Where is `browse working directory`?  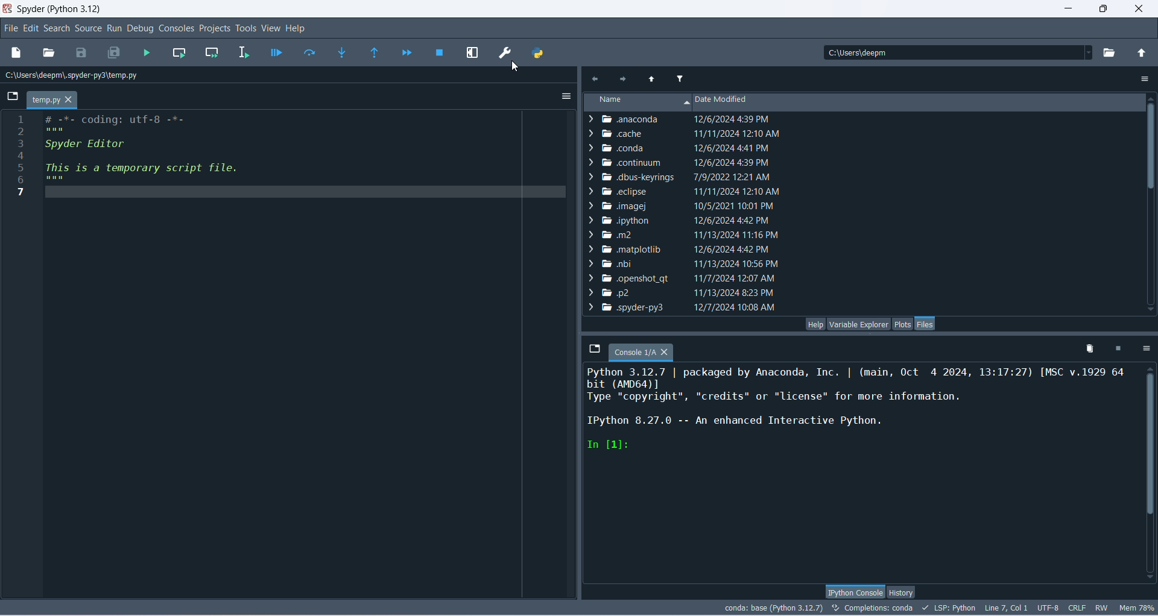
browse working directory is located at coordinates (1112, 55).